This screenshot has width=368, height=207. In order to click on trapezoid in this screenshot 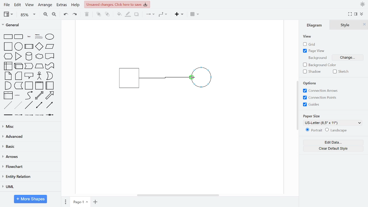, I will do `click(39, 66)`.